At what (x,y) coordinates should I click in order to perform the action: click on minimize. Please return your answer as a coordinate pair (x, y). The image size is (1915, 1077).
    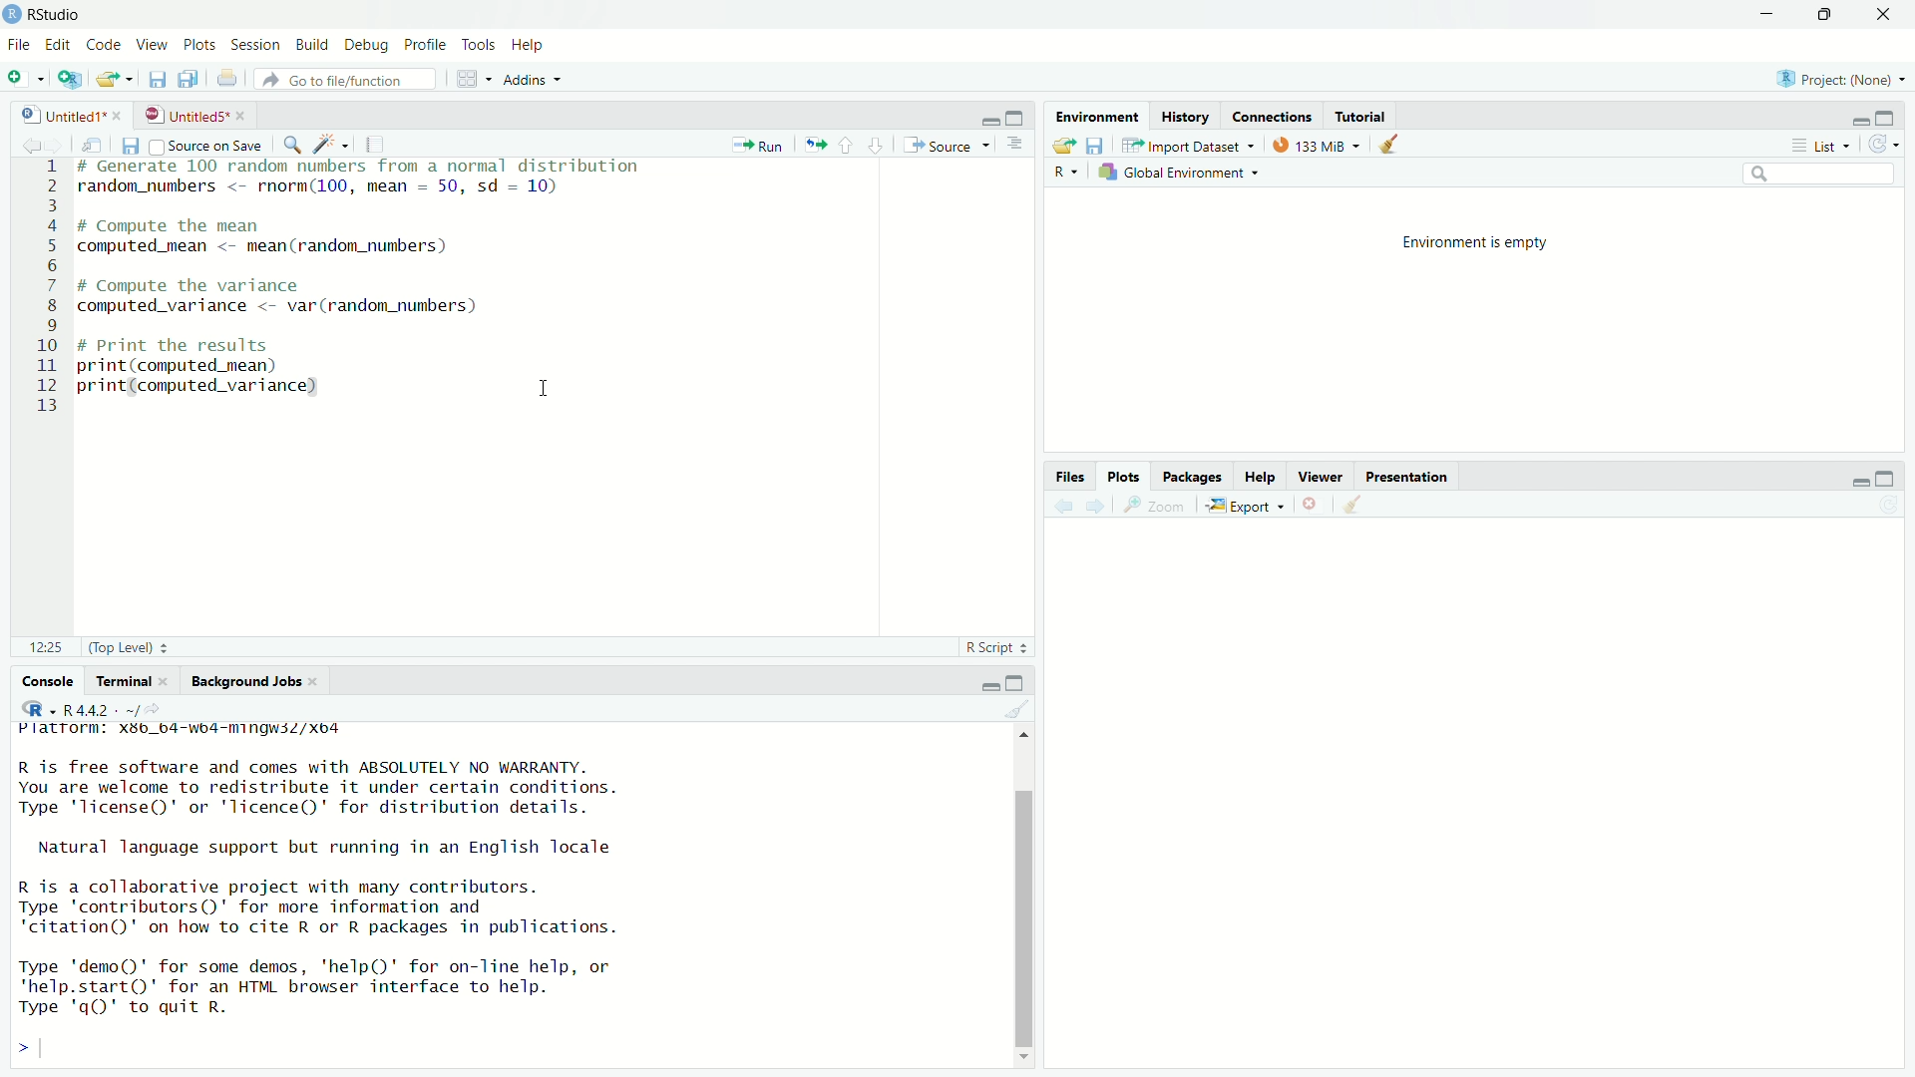
    Looking at the image, I should click on (1853, 118).